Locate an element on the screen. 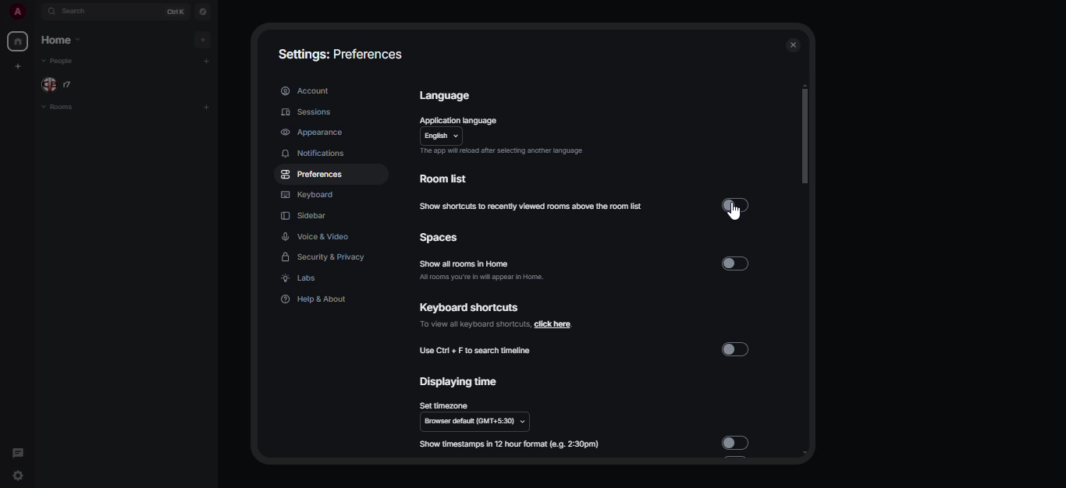 The image size is (1066, 488). disabled is located at coordinates (737, 348).